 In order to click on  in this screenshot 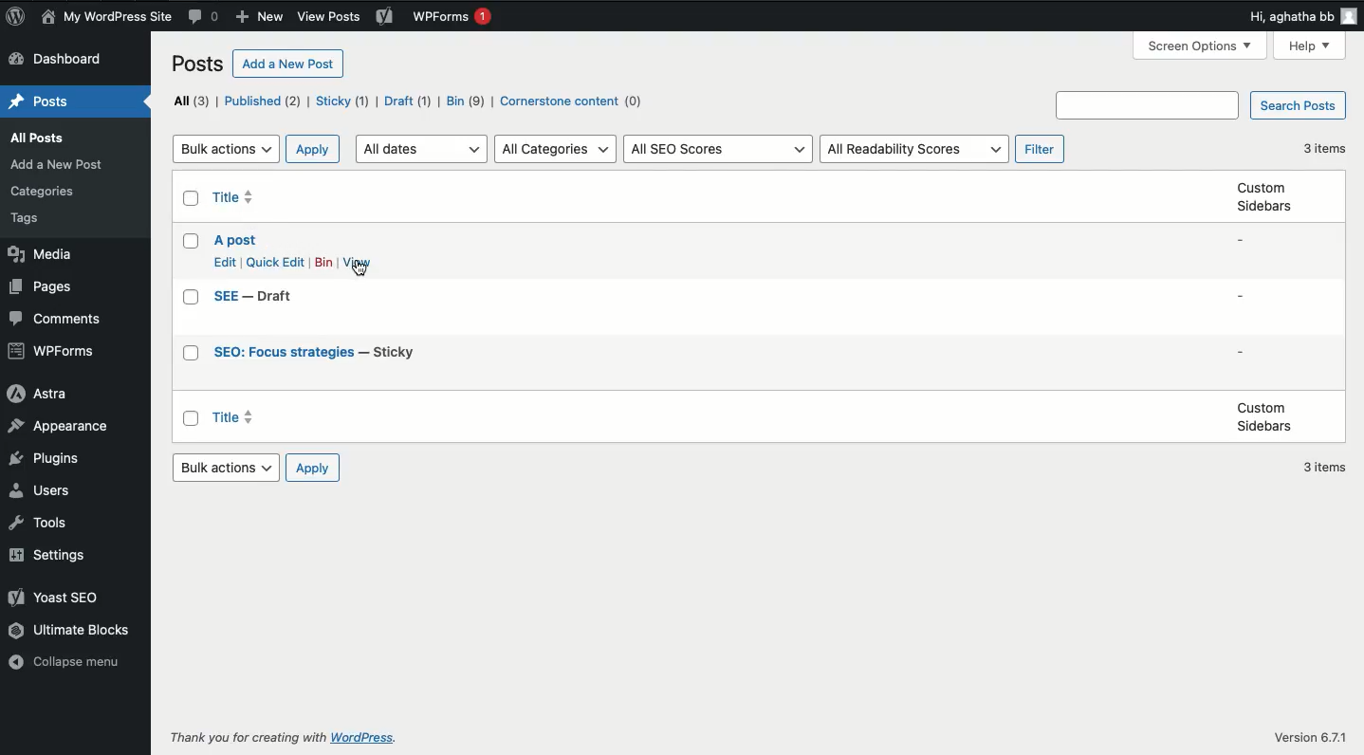, I will do `click(327, 18)`.